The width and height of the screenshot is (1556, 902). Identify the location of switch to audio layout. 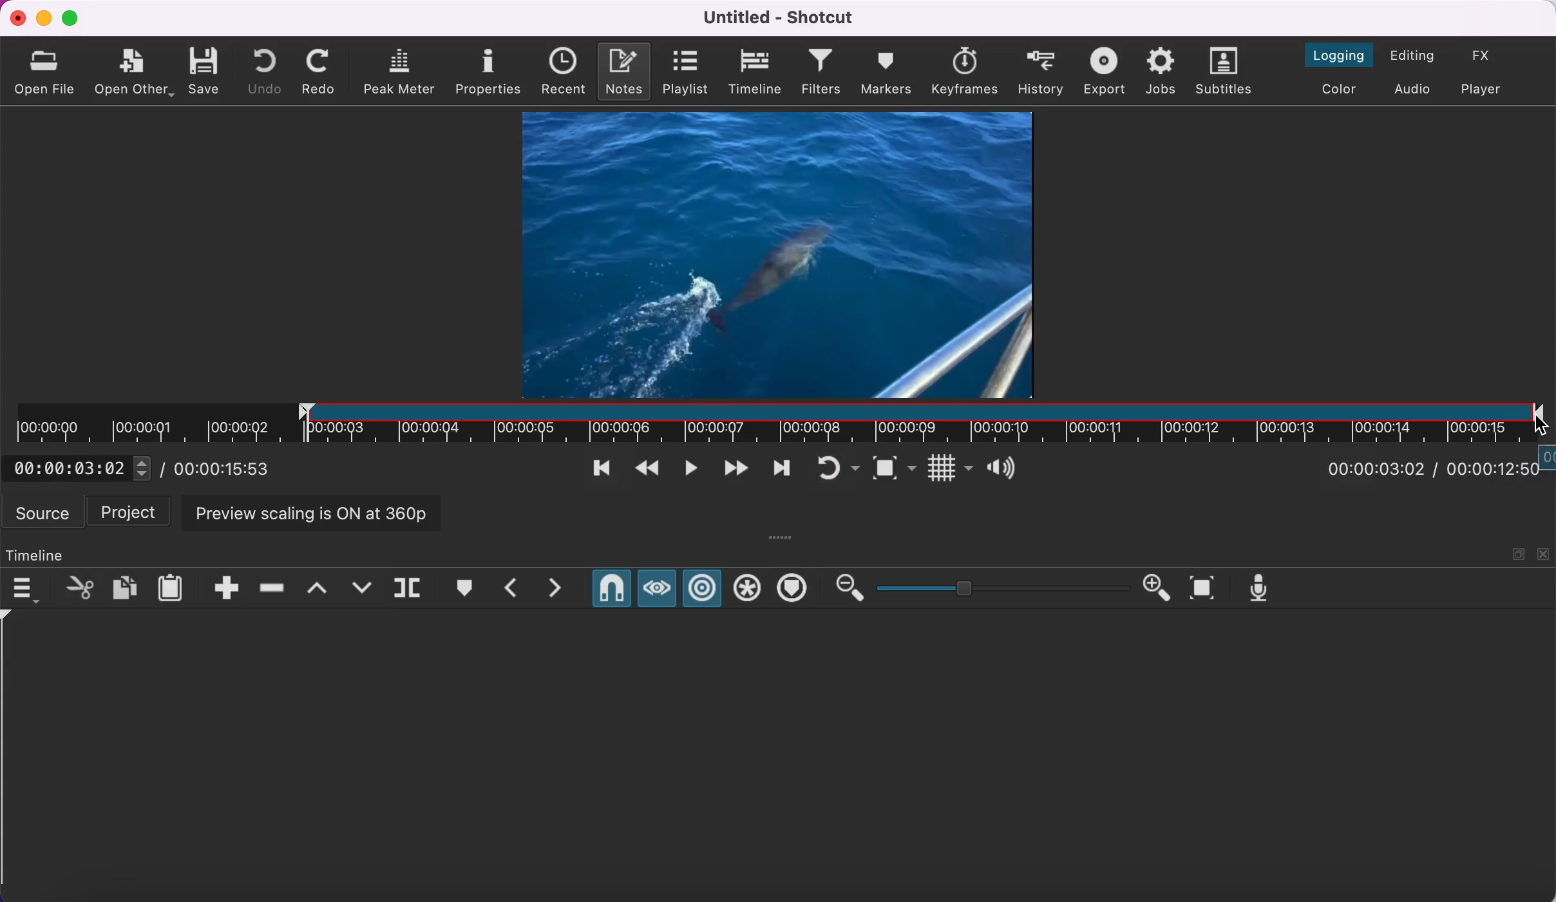
(1415, 90).